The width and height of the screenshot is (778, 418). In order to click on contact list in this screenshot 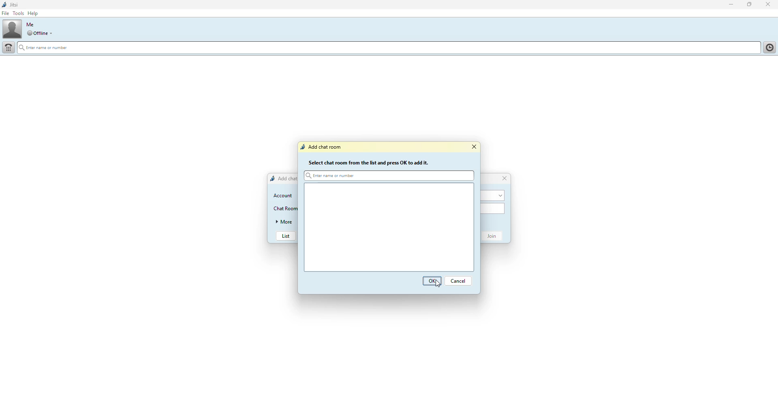, I will do `click(767, 47)`.